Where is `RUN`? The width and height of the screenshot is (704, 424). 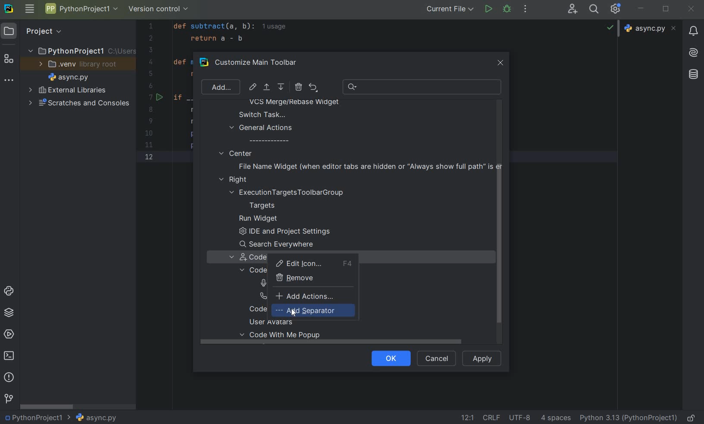
RUN is located at coordinates (489, 9).